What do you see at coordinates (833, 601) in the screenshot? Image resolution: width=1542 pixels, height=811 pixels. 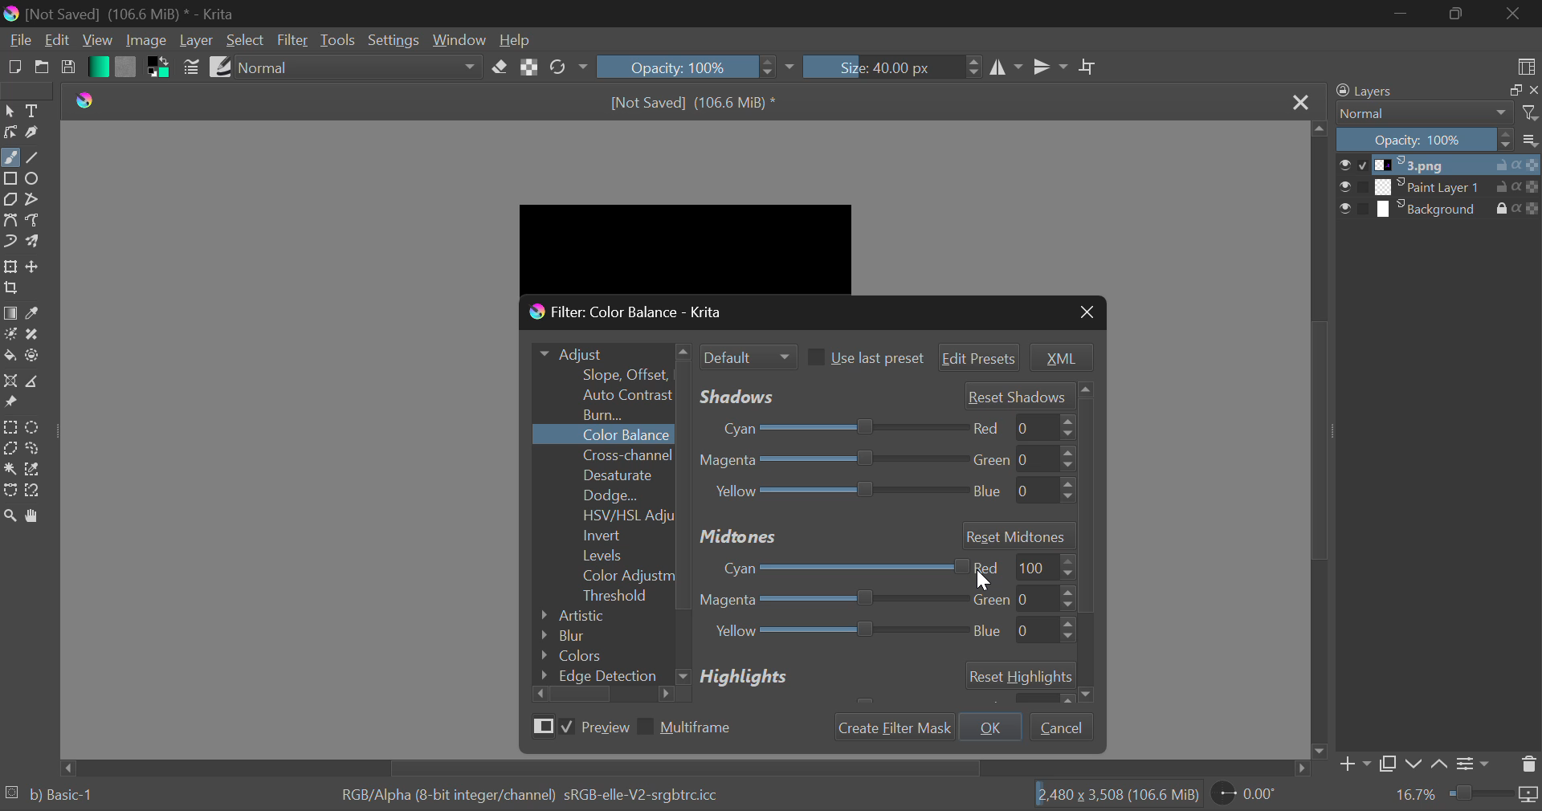 I see `Magenta-Green Adjustment Slider ` at bounding box center [833, 601].